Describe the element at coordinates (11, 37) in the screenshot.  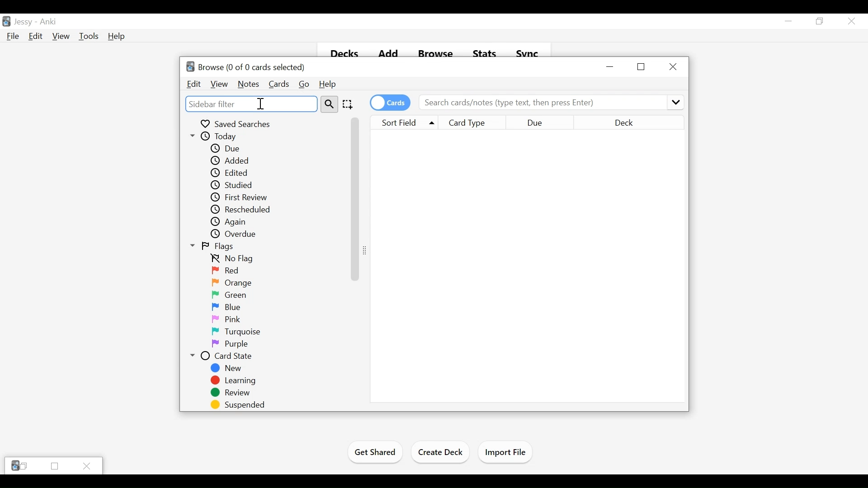
I see `File` at that location.